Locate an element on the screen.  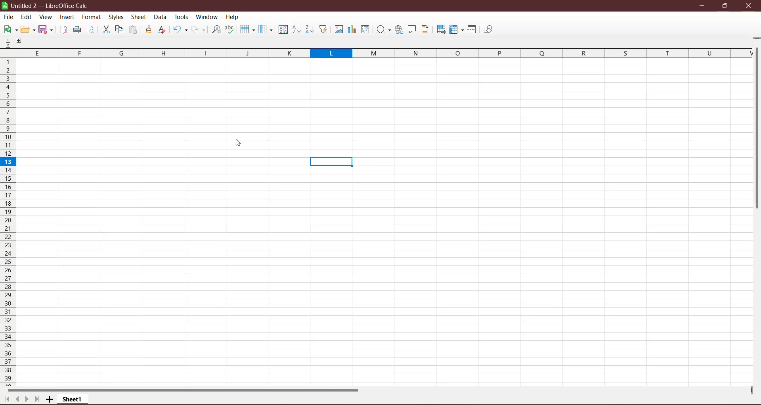
selected cell is located at coordinates (332, 162).